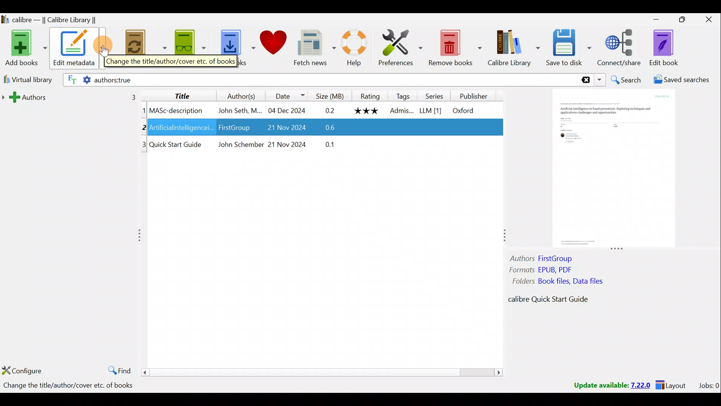 Image resolution: width=721 pixels, height=406 pixels. I want to click on Help, so click(350, 49).